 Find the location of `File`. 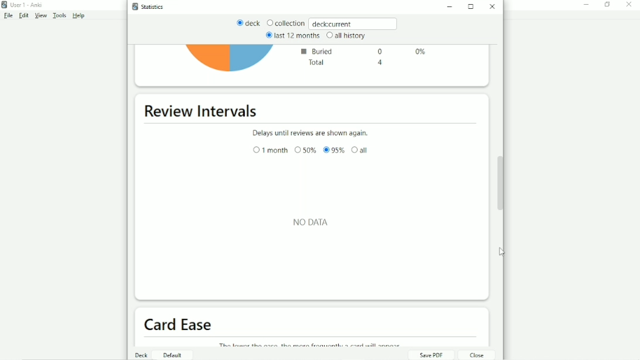

File is located at coordinates (8, 16).